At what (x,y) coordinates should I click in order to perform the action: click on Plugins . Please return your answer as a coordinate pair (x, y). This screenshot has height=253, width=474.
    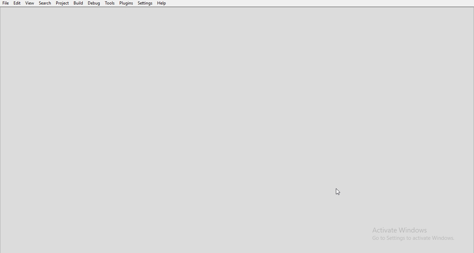
    Looking at the image, I should click on (127, 4).